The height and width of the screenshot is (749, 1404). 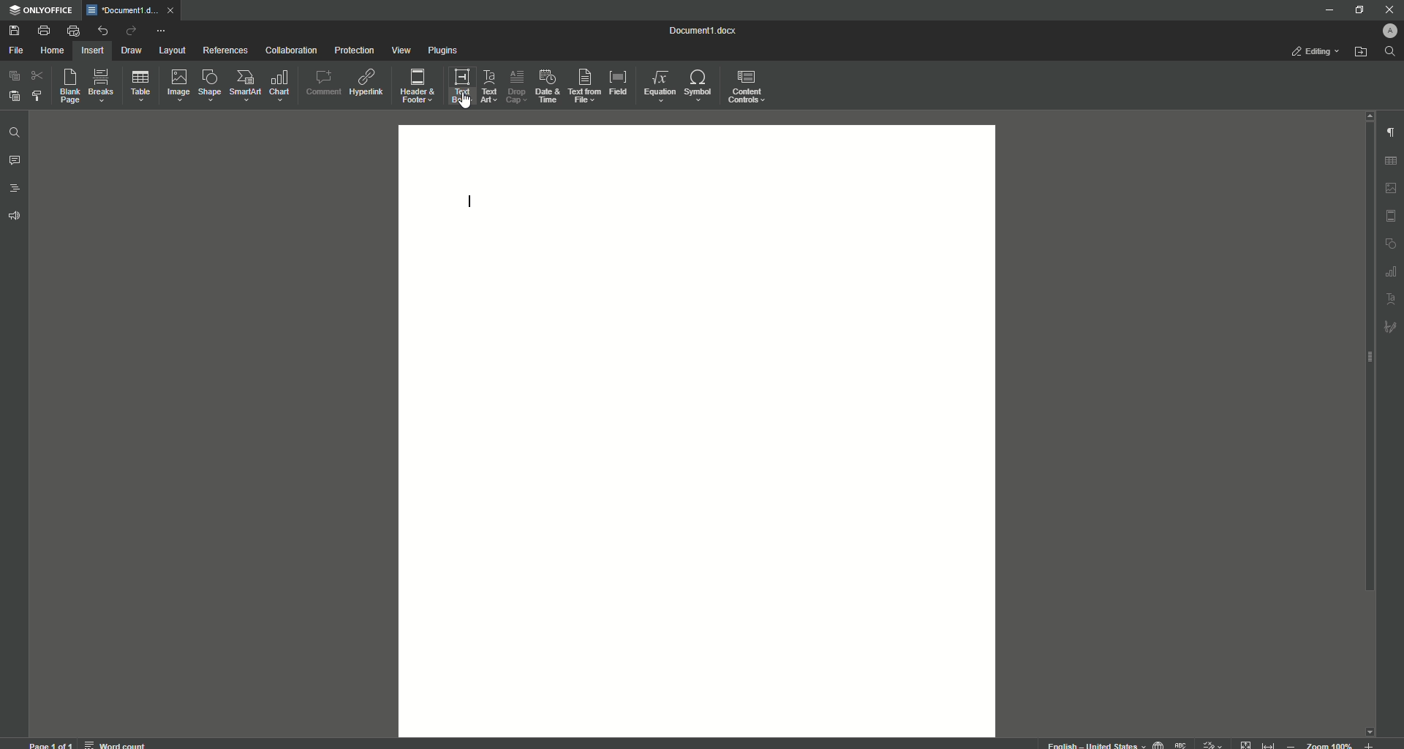 I want to click on Headings, so click(x=16, y=189).